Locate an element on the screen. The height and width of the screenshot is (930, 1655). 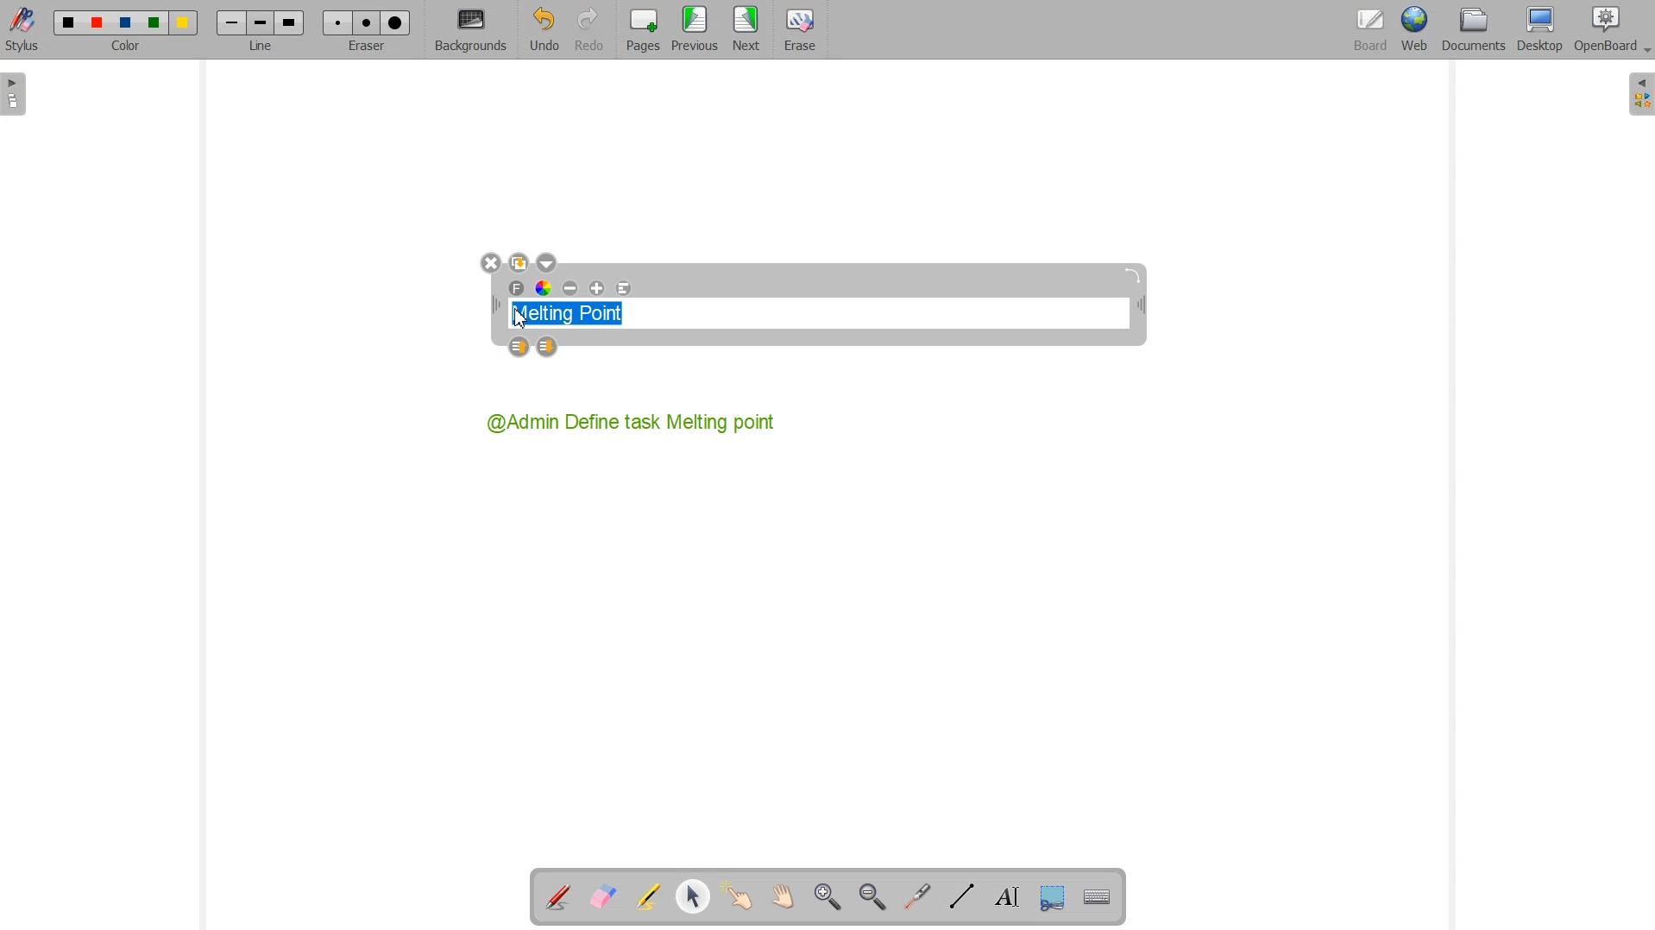
Minimize text size is located at coordinates (571, 289).